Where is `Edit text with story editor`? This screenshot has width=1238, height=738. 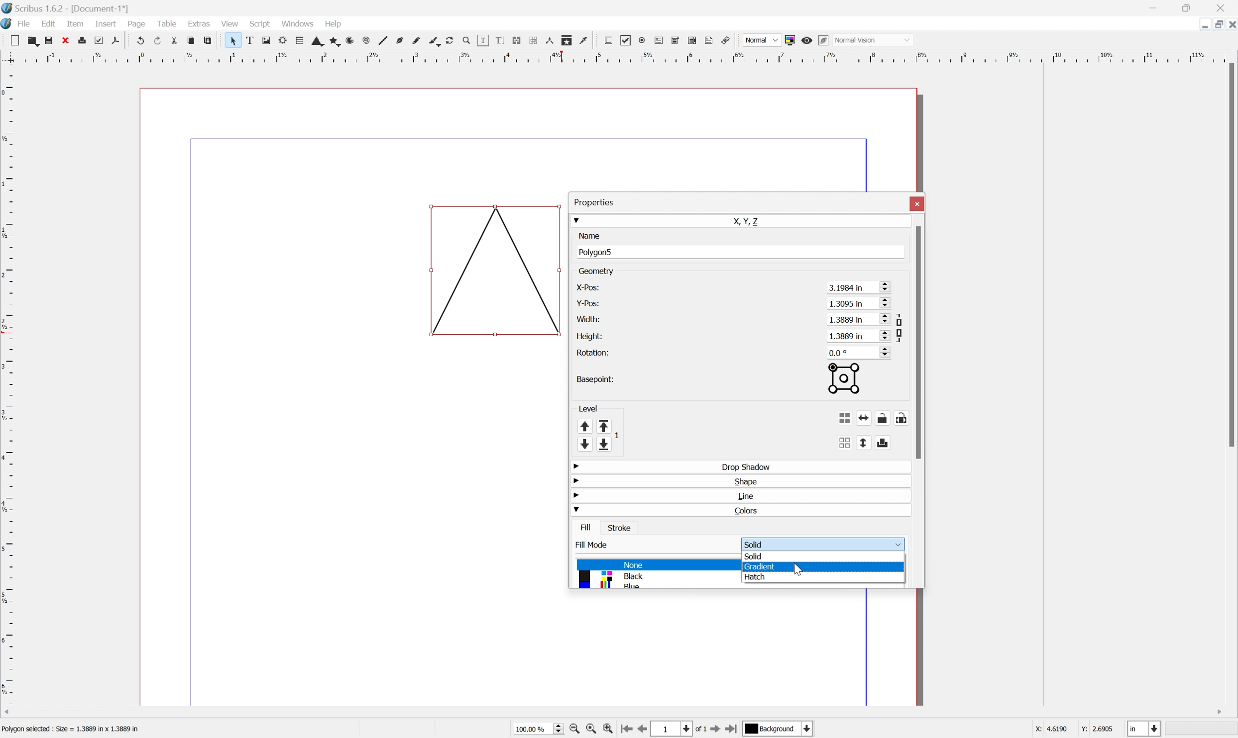
Edit text with story editor is located at coordinates (496, 41).